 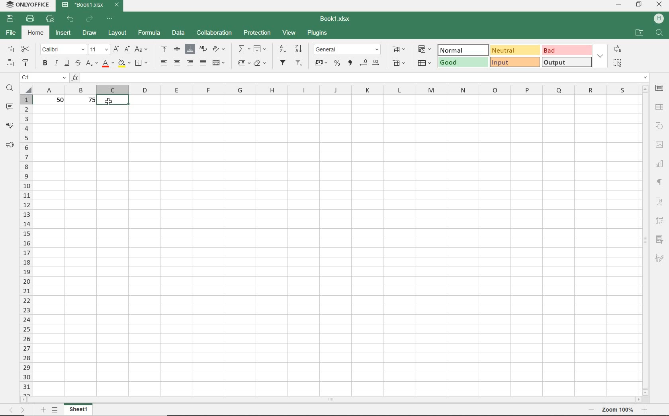 I want to click on comments, so click(x=10, y=106).